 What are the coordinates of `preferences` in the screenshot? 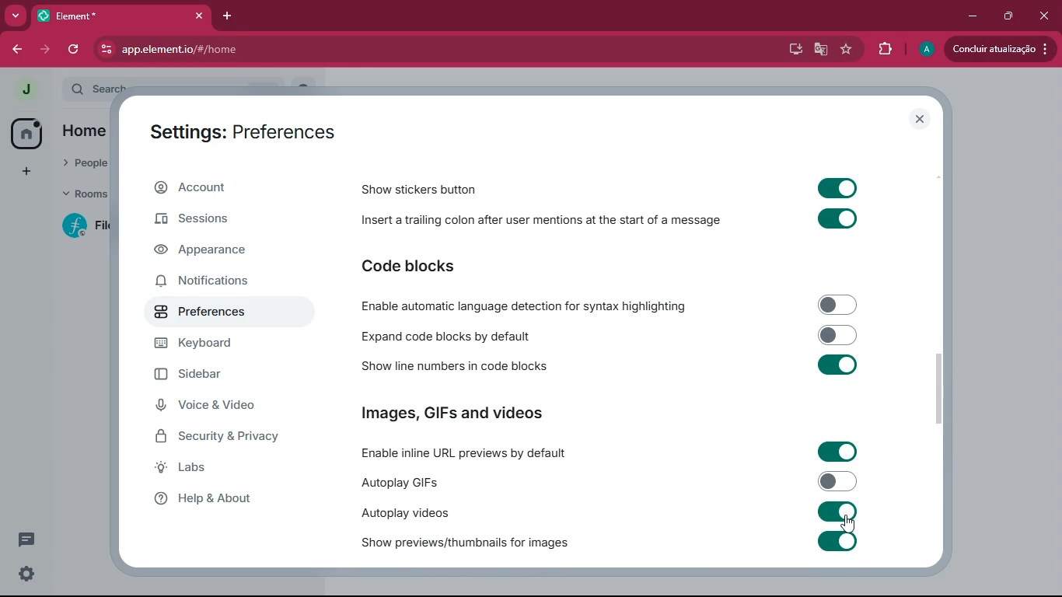 It's located at (218, 316).